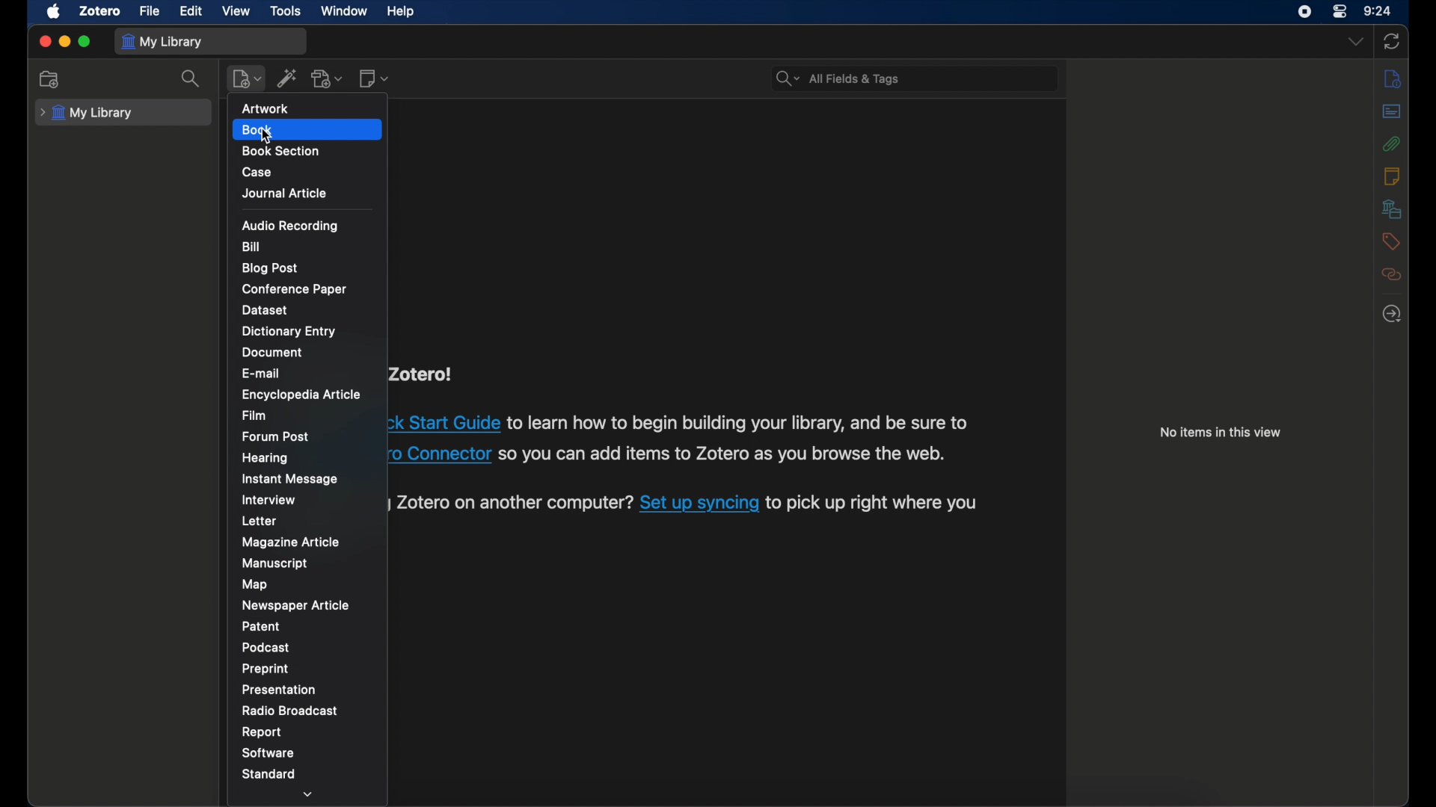  I want to click on control center, so click(1340, 11).